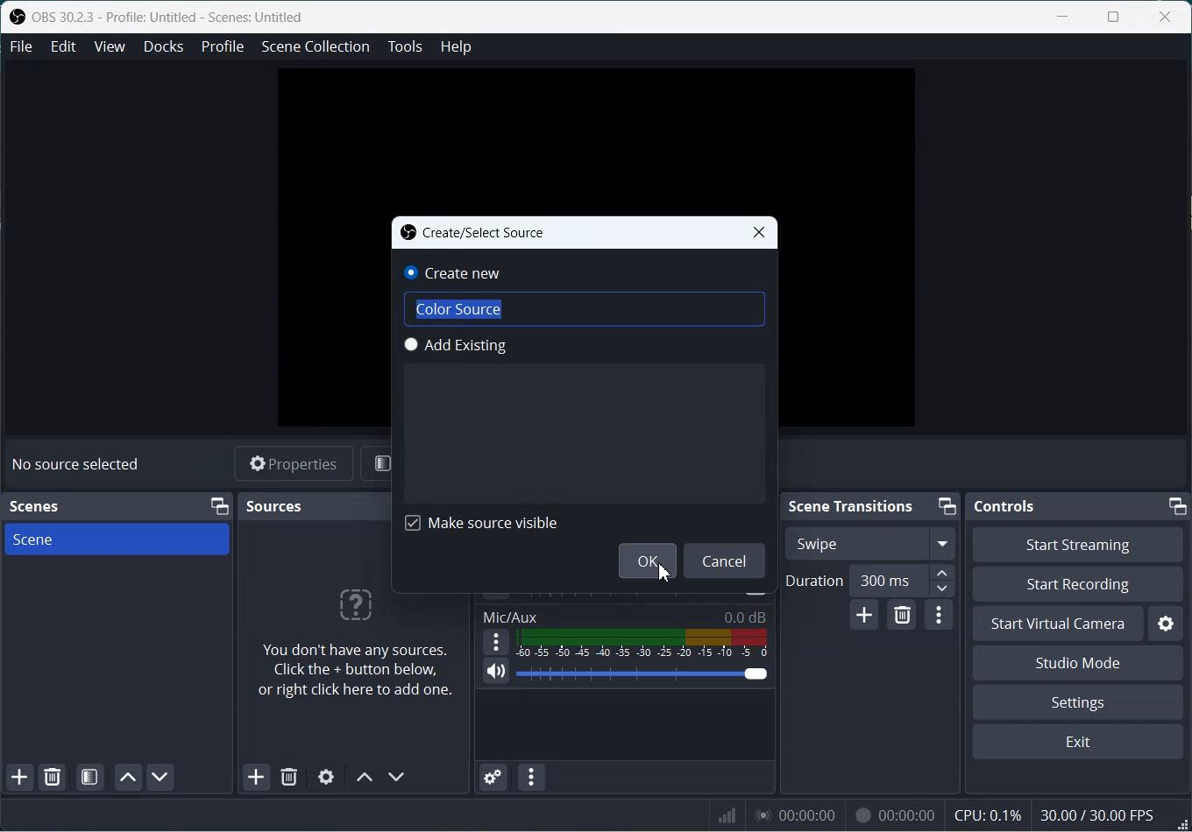 The width and height of the screenshot is (1192, 832). Describe the element at coordinates (1077, 663) in the screenshot. I see `Studio Mode` at that location.